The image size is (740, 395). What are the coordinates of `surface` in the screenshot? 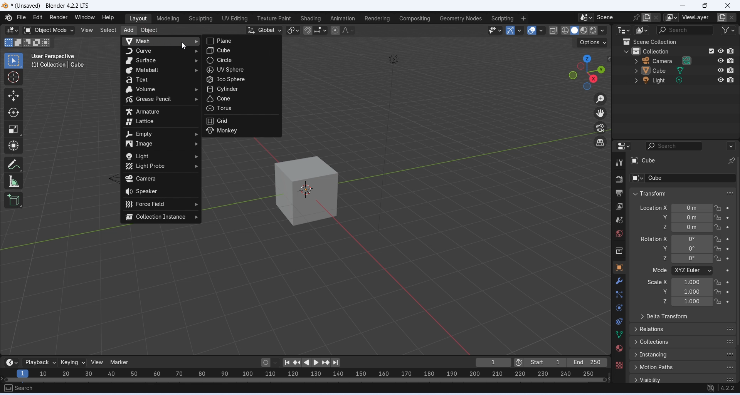 It's located at (161, 61).